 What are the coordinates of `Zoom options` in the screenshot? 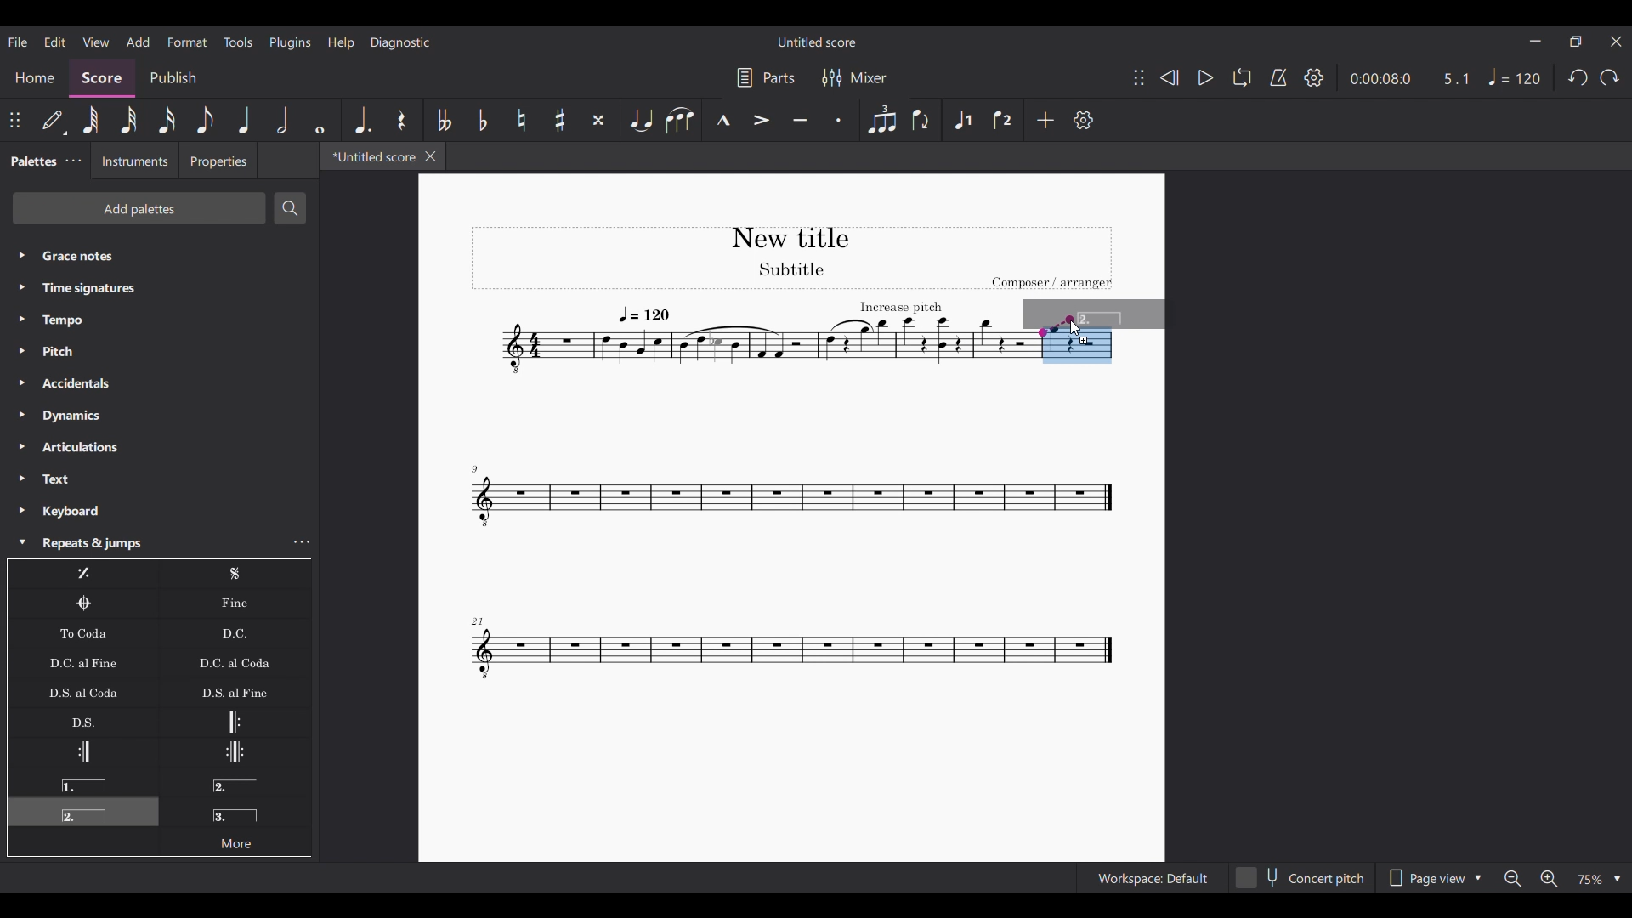 It's located at (1597, 880).